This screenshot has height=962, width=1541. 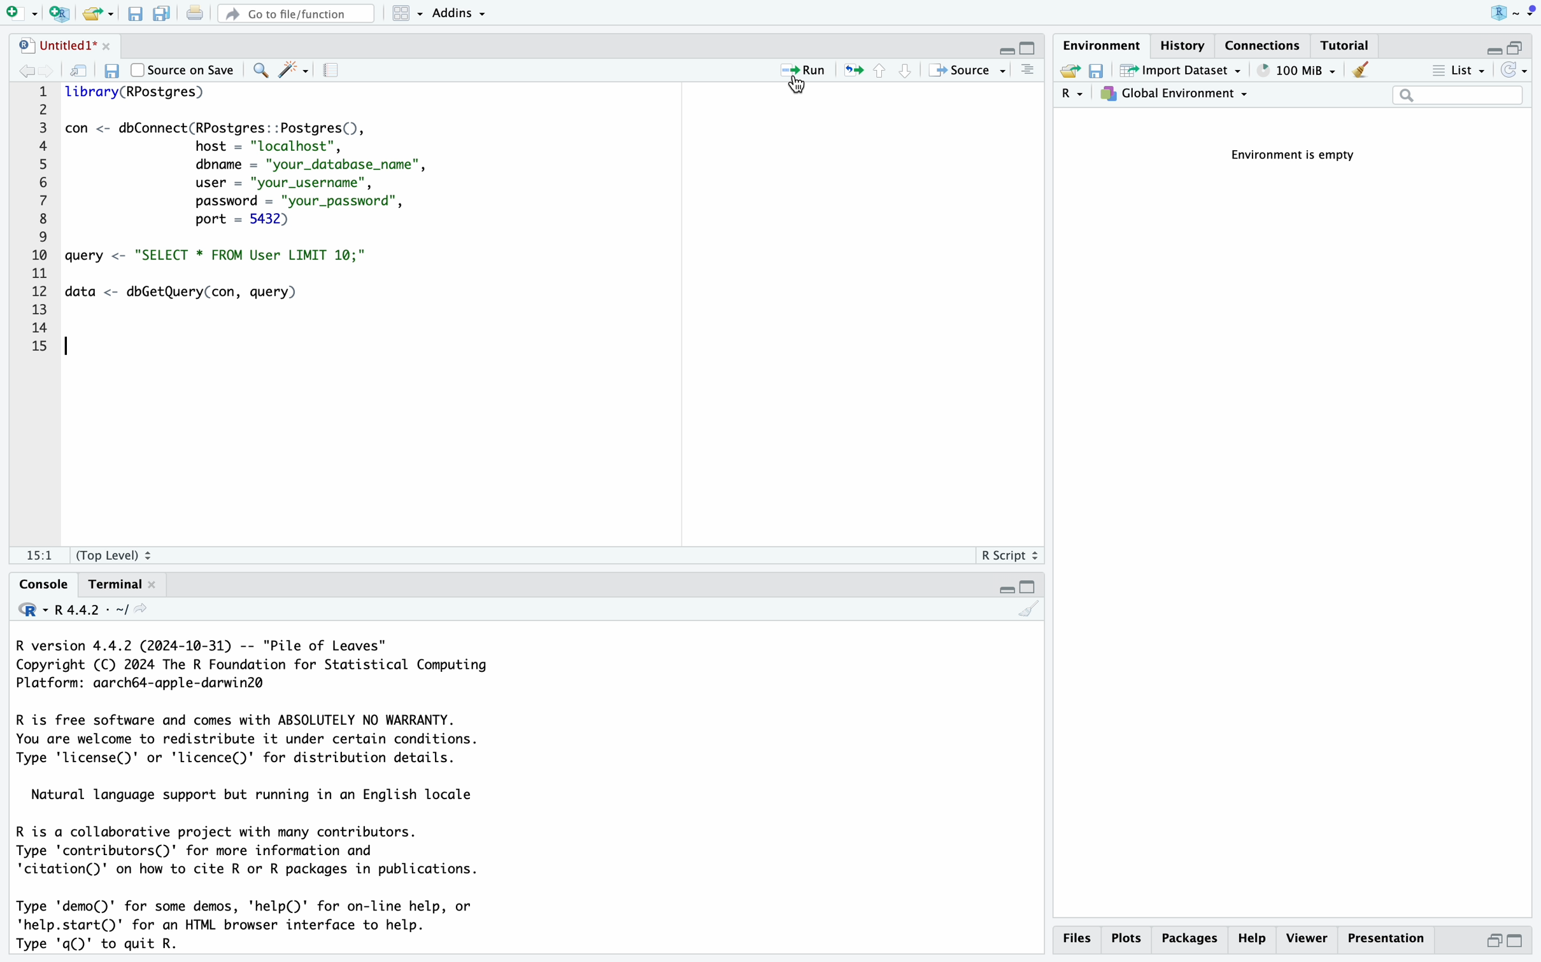 What do you see at coordinates (139, 95) in the screenshot?
I see `library function` at bounding box center [139, 95].